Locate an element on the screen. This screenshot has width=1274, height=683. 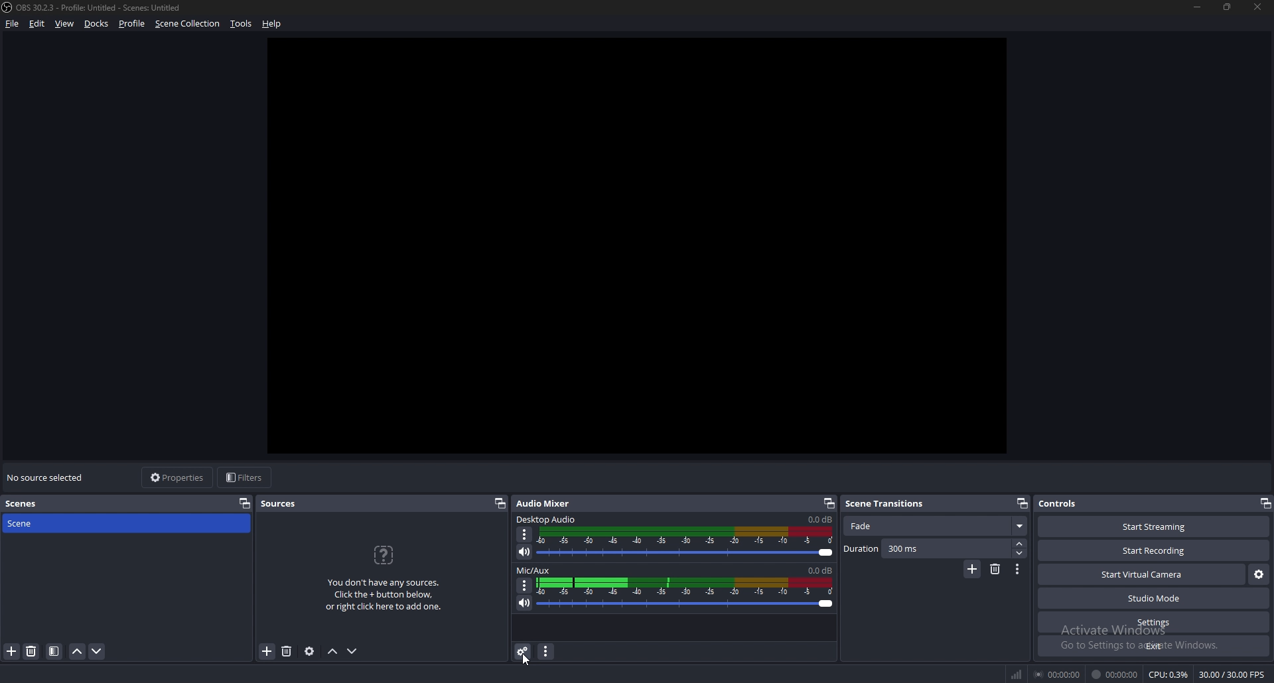
move sources down is located at coordinates (353, 651).